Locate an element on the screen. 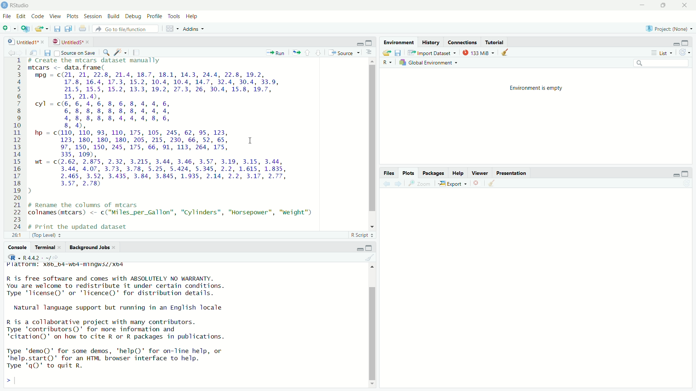  History is located at coordinates (432, 42).